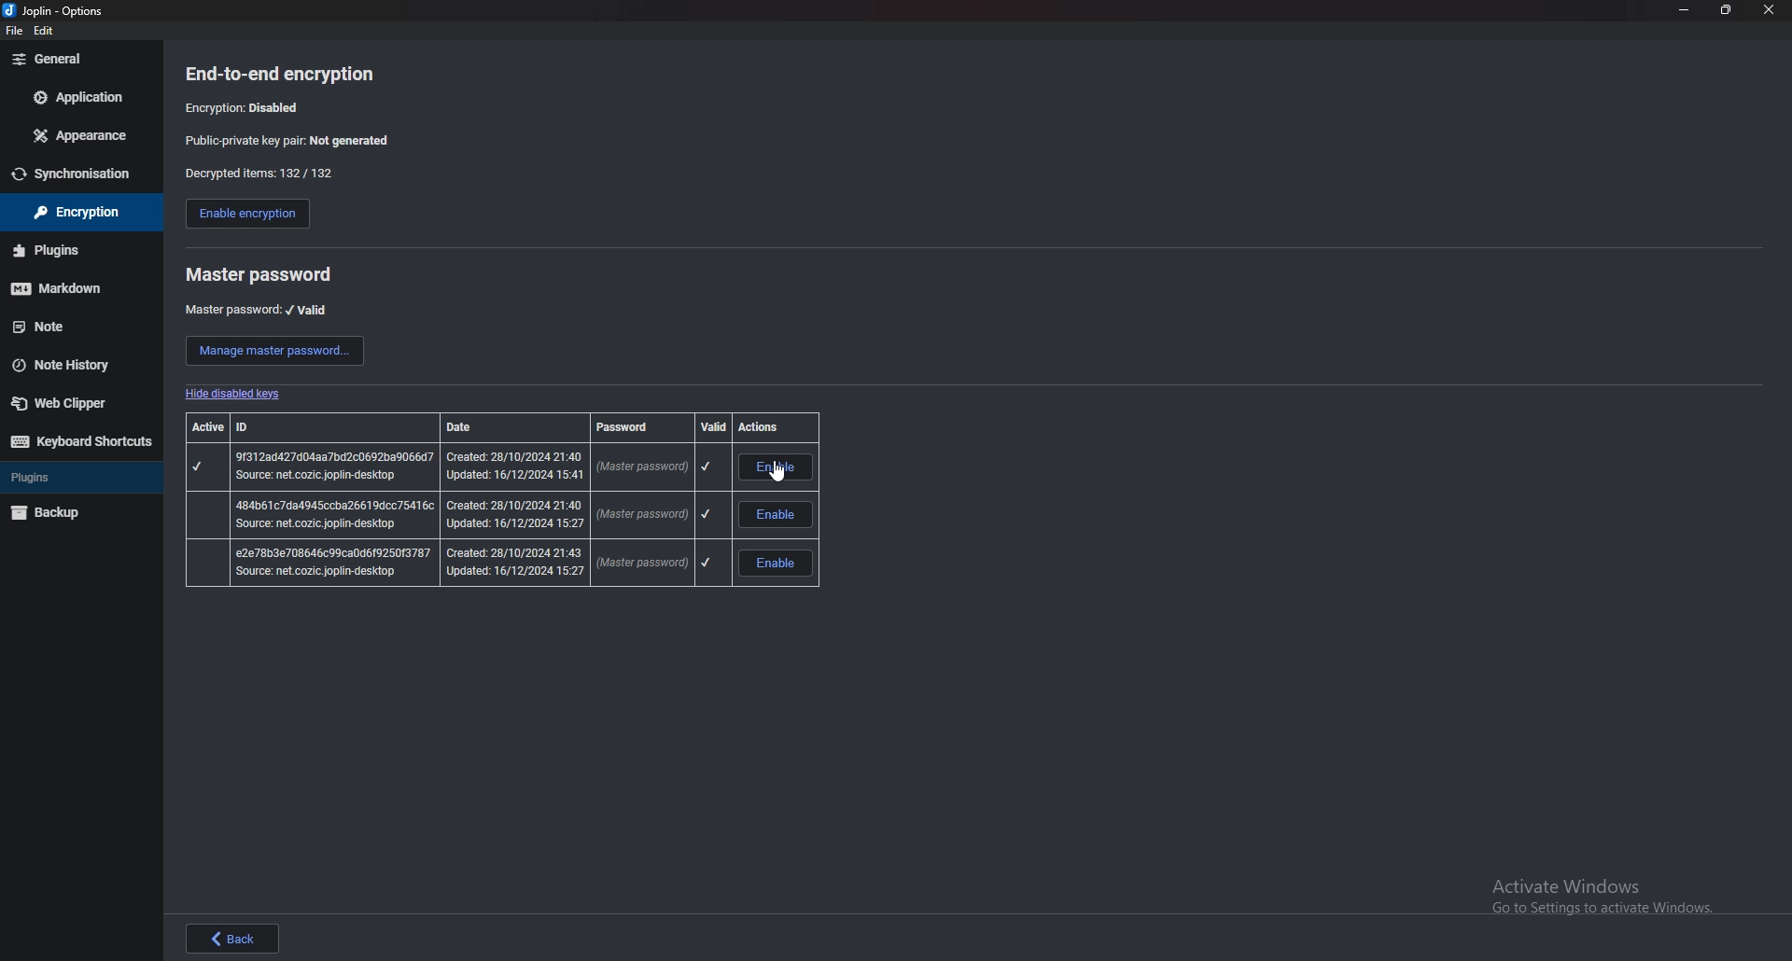 The width and height of the screenshot is (1792, 961). What do you see at coordinates (76, 514) in the screenshot?
I see `backup` at bounding box center [76, 514].